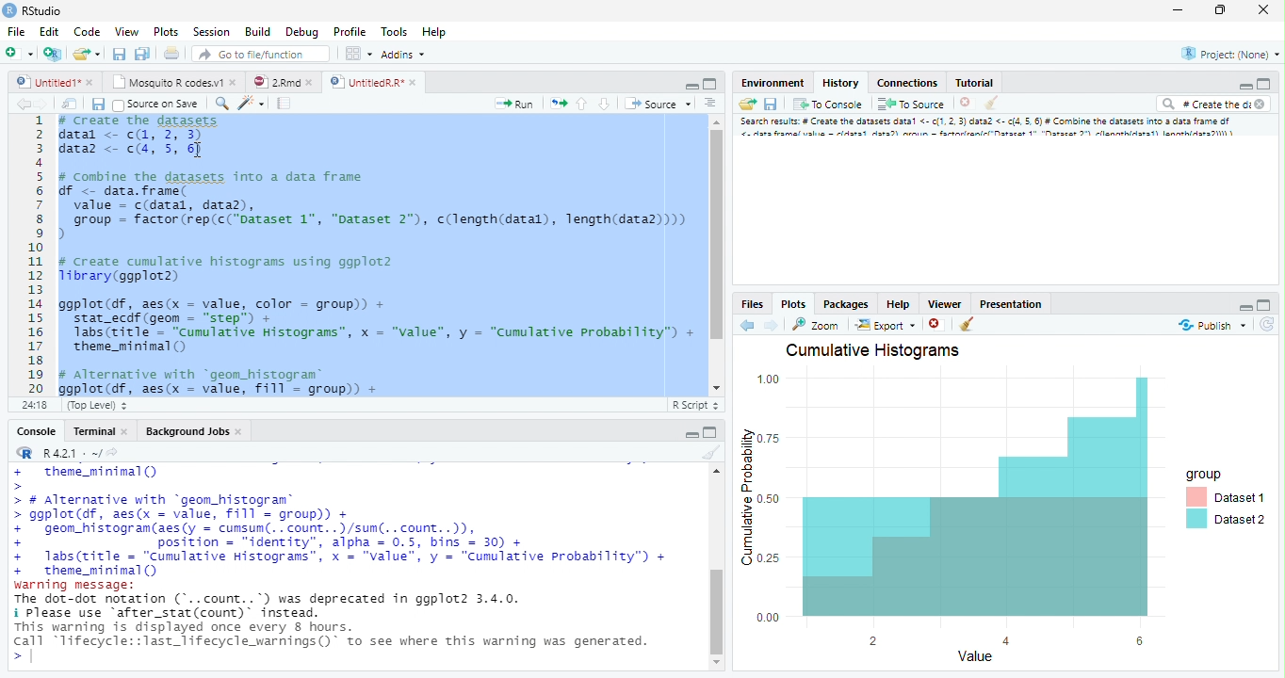  Describe the element at coordinates (758, 498) in the screenshot. I see `Cumulative Probability` at that location.